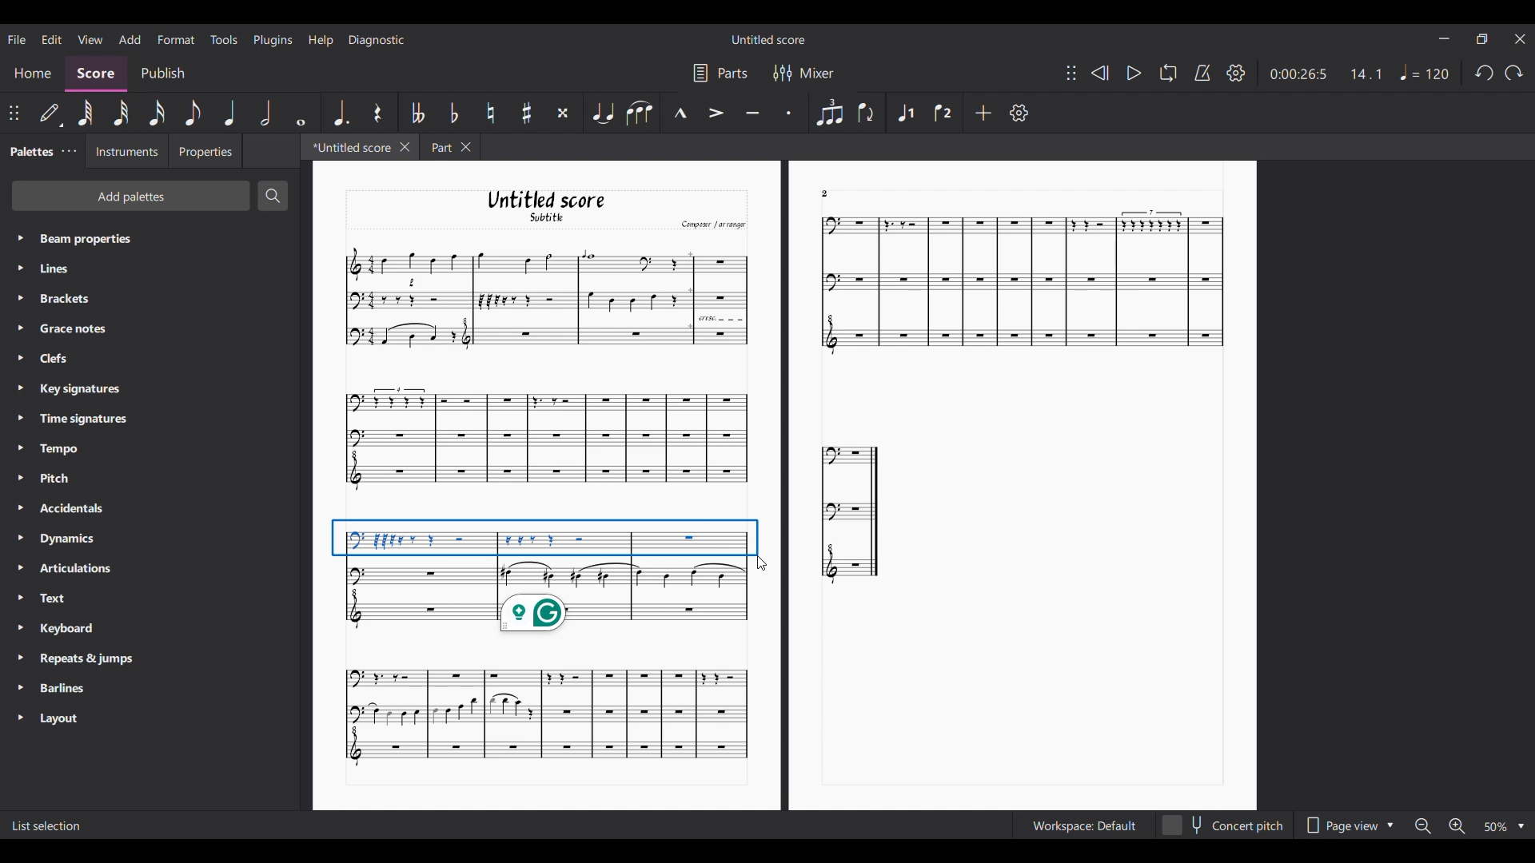 The height and width of the screenshot is (863, 1535). Describe the element at coordinates (62, 300) in the screenshot. I see `» Brackets` at that location.